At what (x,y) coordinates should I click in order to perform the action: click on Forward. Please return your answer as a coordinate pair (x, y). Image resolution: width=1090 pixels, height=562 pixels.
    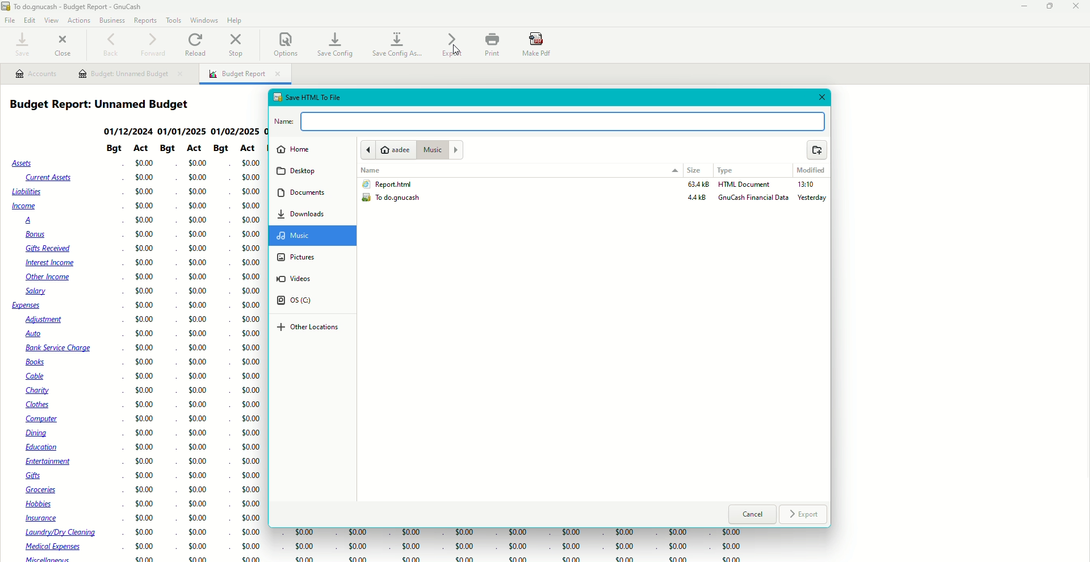
    Looking at the image, I should click on (153, 44).